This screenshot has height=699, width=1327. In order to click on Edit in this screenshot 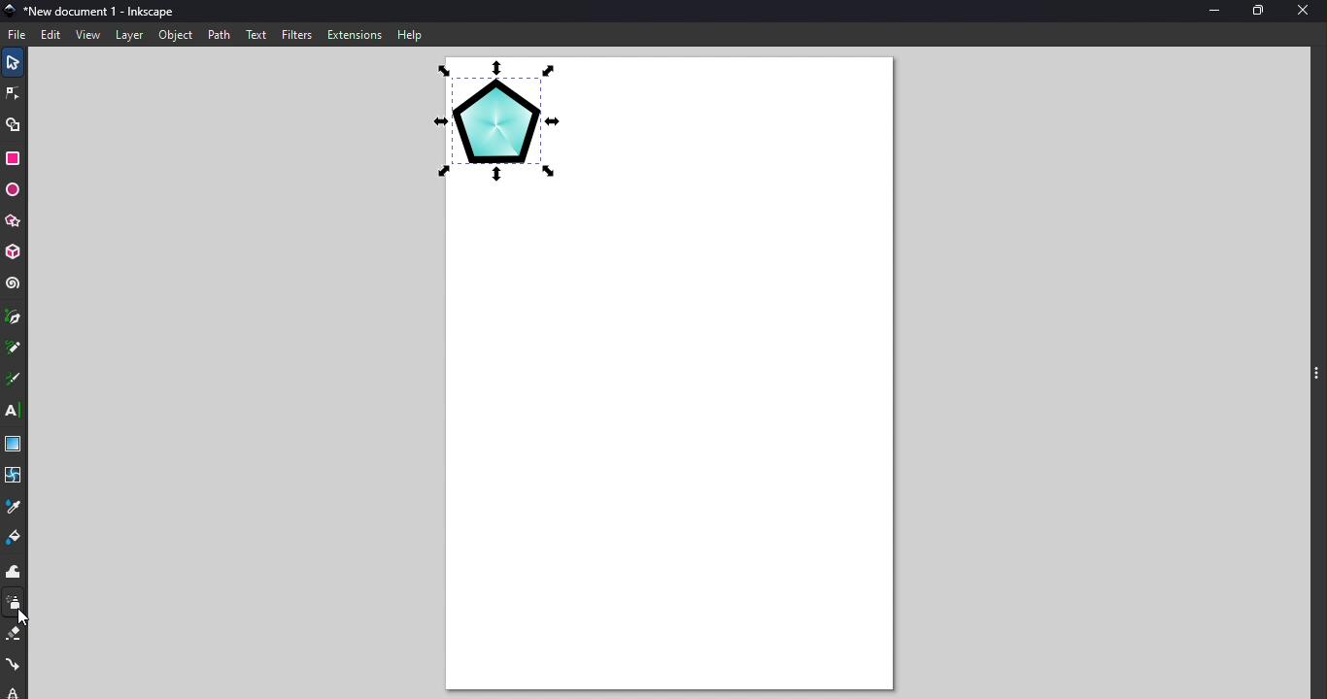, I will do `click(49, 34)`.